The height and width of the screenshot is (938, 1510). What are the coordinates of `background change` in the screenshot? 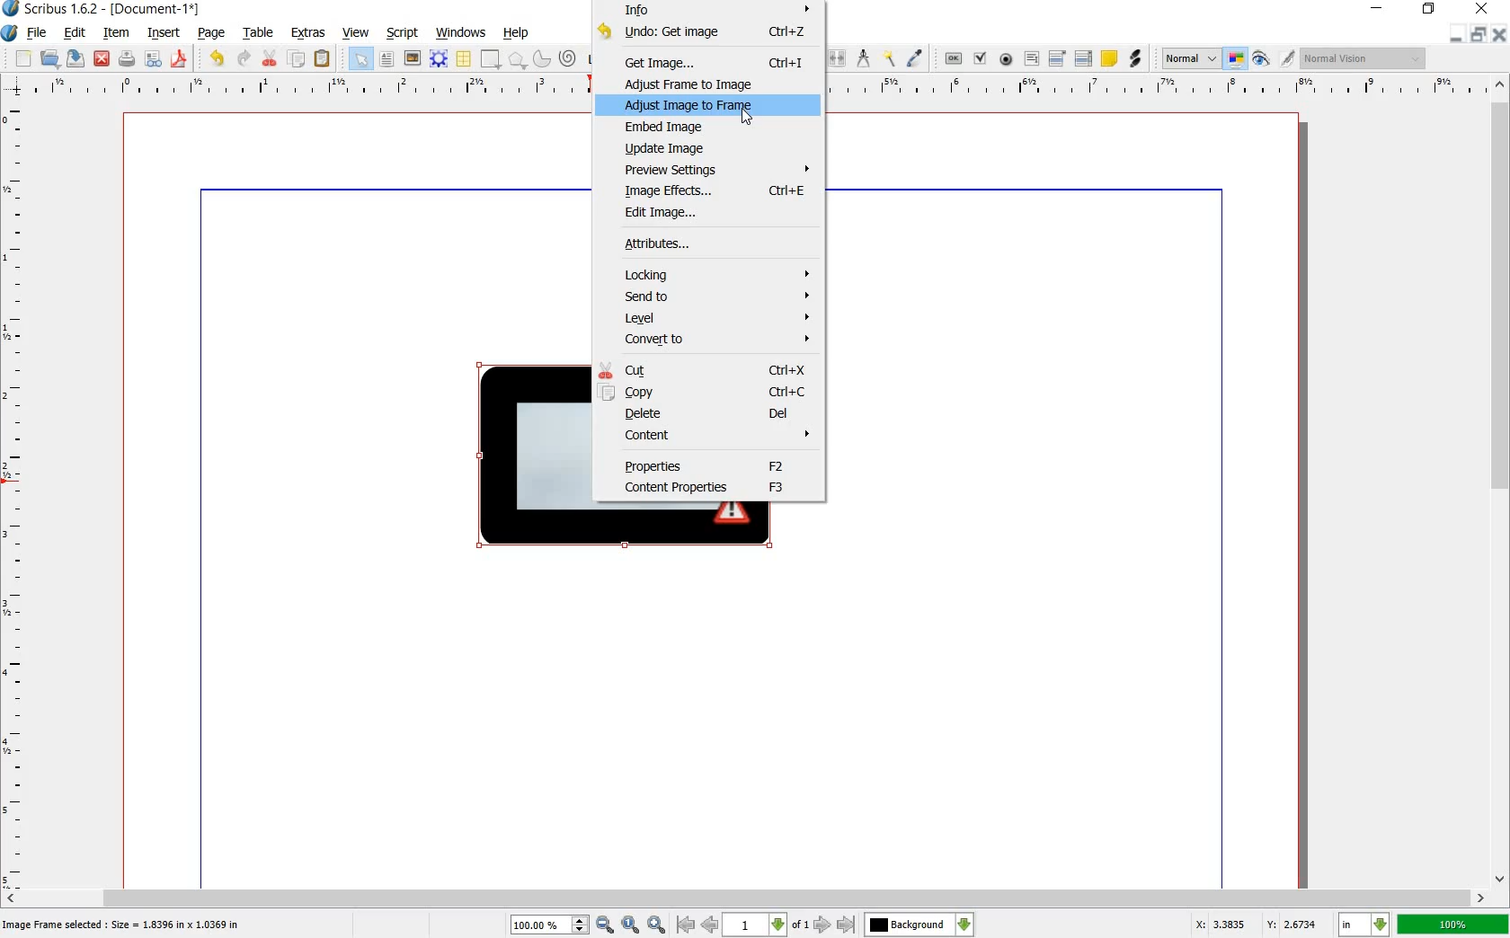 It's located at (919, 925).